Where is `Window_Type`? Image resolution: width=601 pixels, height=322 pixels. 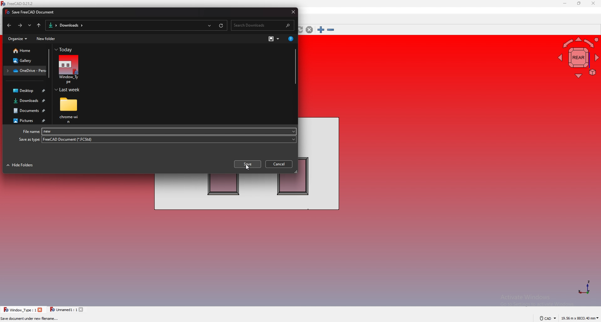 Window_Type is located at coordinates (170, 131).